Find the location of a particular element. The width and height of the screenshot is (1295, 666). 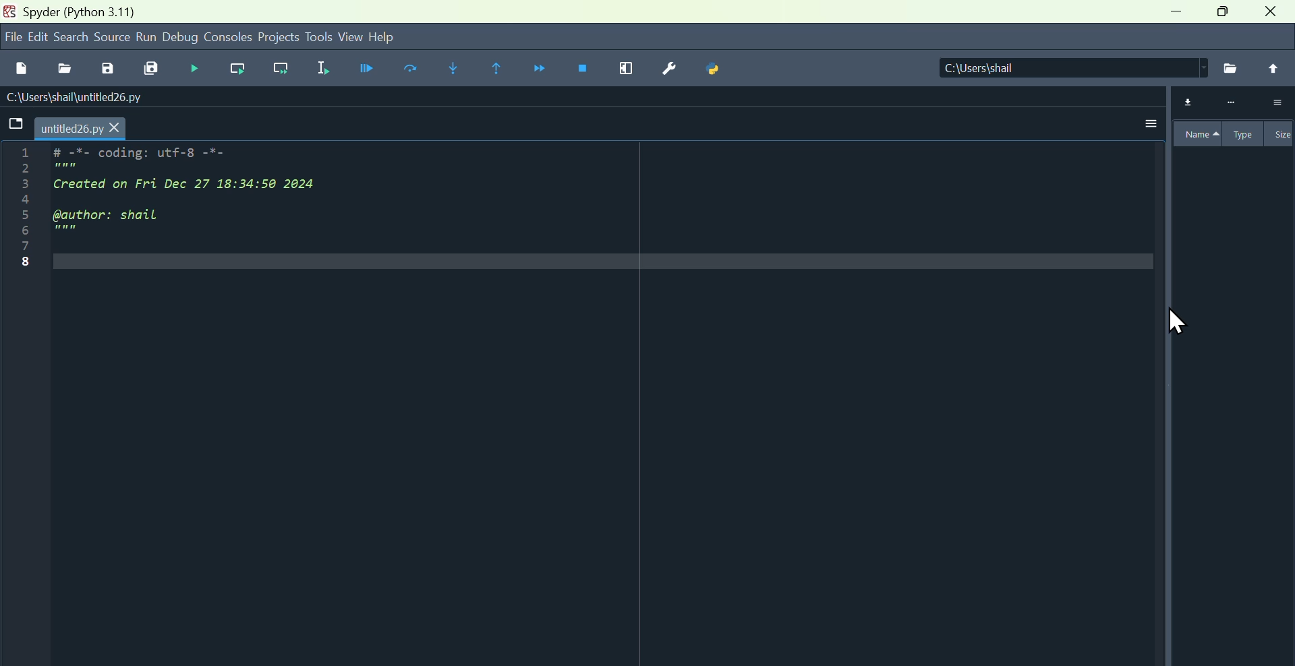

search is located at coordinates (72, 36).